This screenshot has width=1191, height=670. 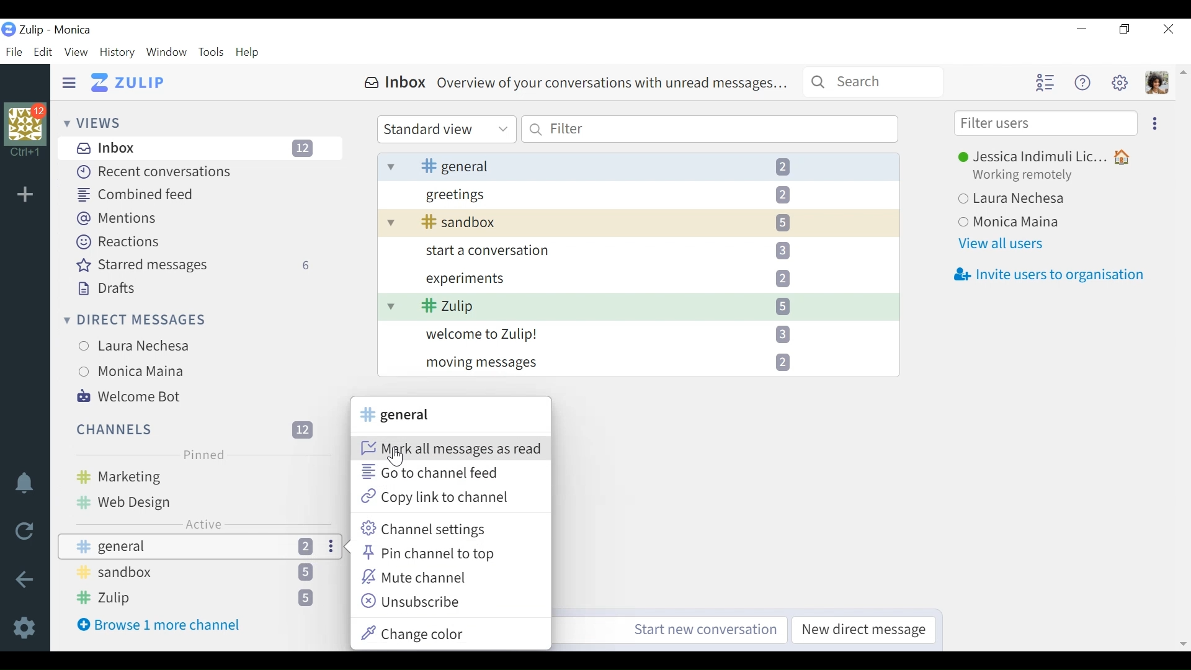 I want to click on Start new conversation, so click(x=706, y=630).